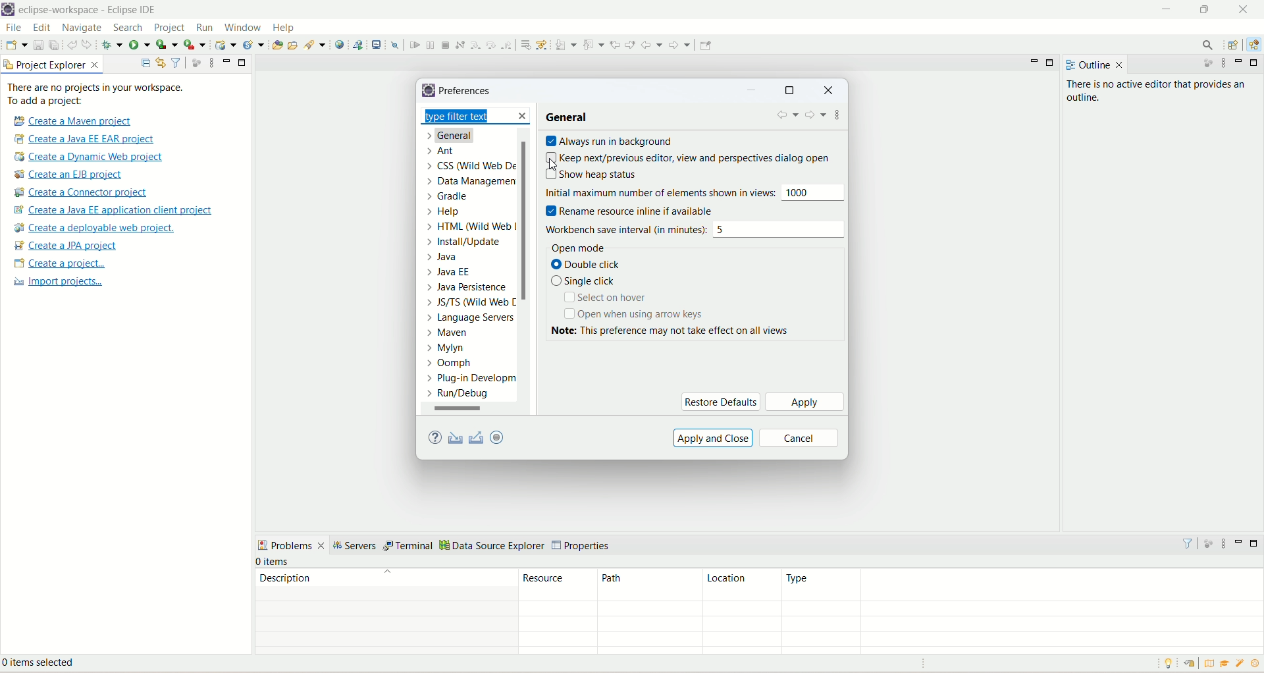 This screenshot has height=673, width=1264. Describe the element at coordinates (611, 141) in the screenshot. I see `always run in background` at that location.